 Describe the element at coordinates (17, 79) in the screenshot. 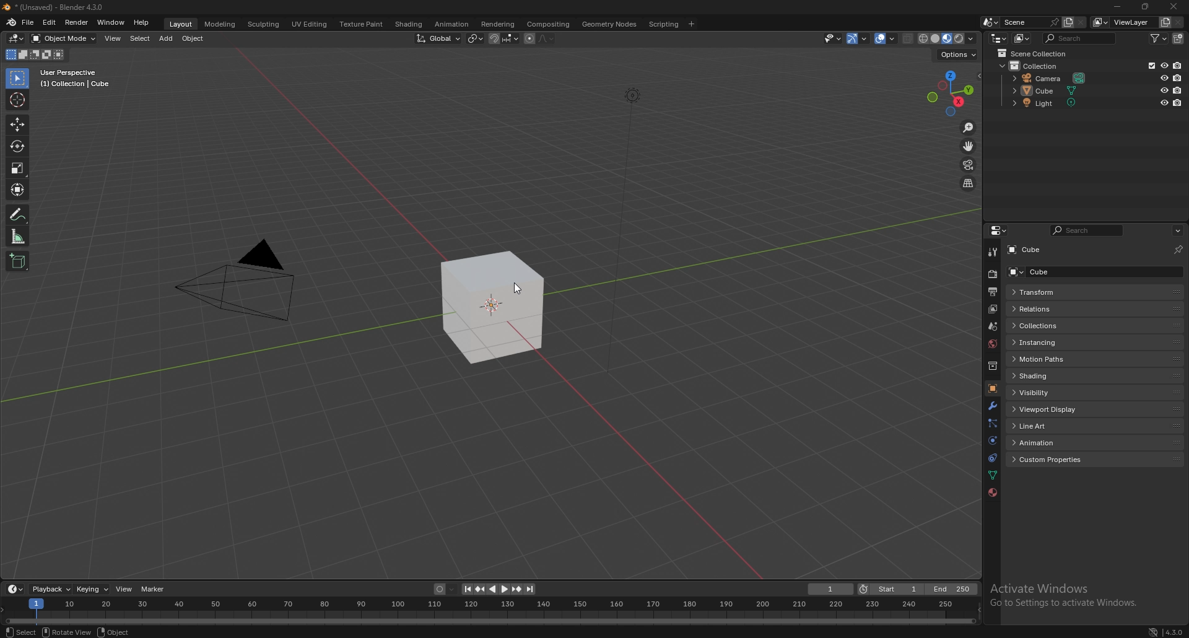

I see `selector` at that location.